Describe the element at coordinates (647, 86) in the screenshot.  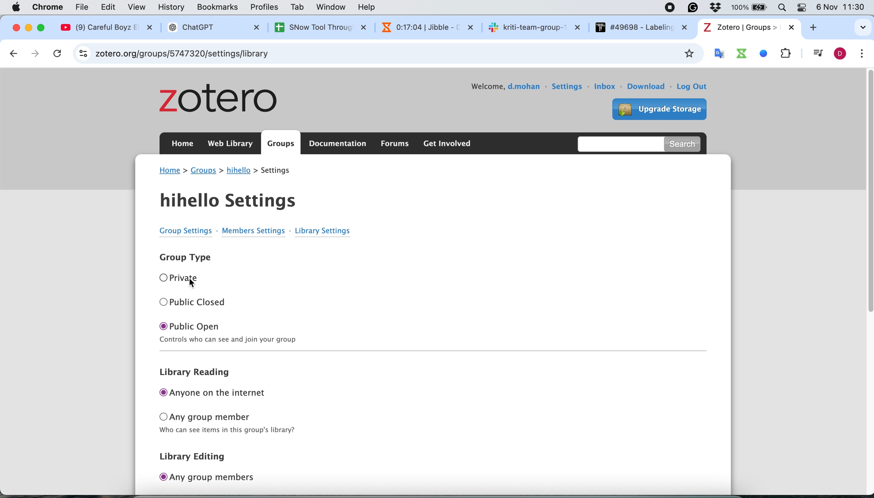
I see `download` at that location.